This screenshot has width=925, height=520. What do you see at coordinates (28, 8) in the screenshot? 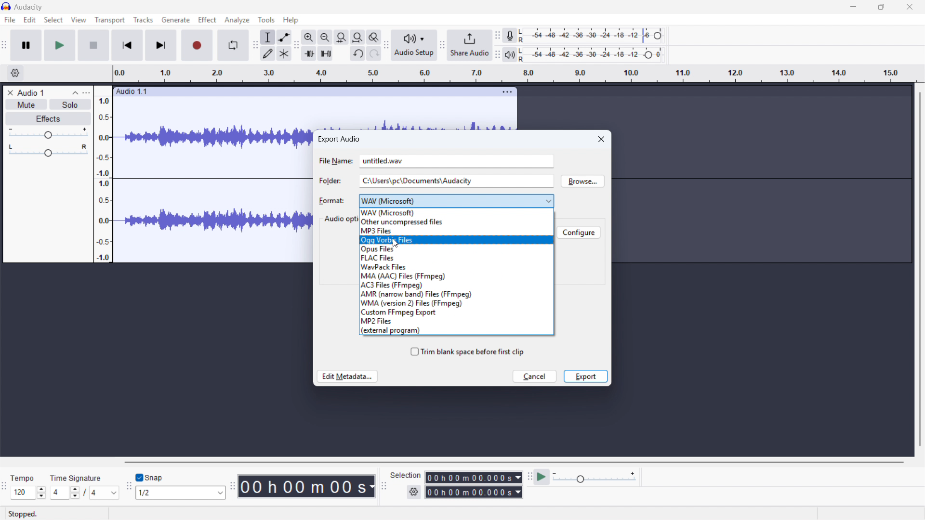
I see `title ` at bounding box center [28, 8].